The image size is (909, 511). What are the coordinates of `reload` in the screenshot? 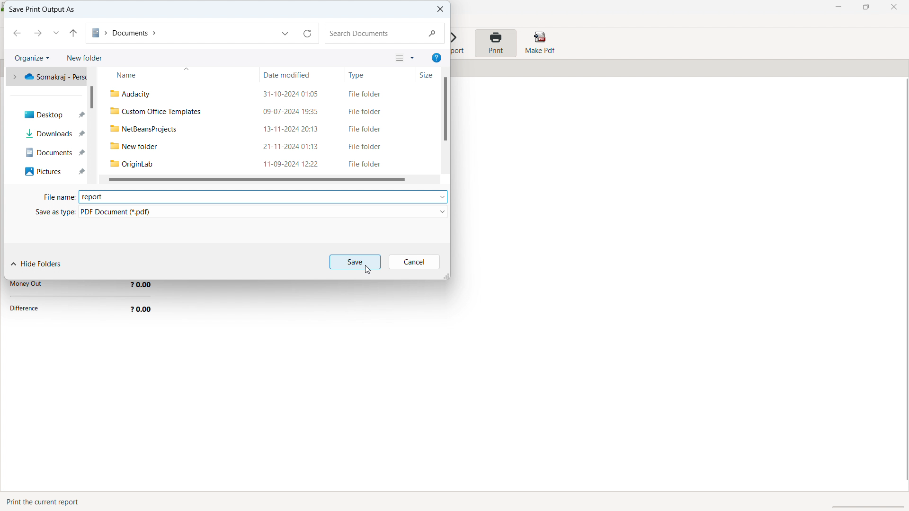 It's located at (309, 33).